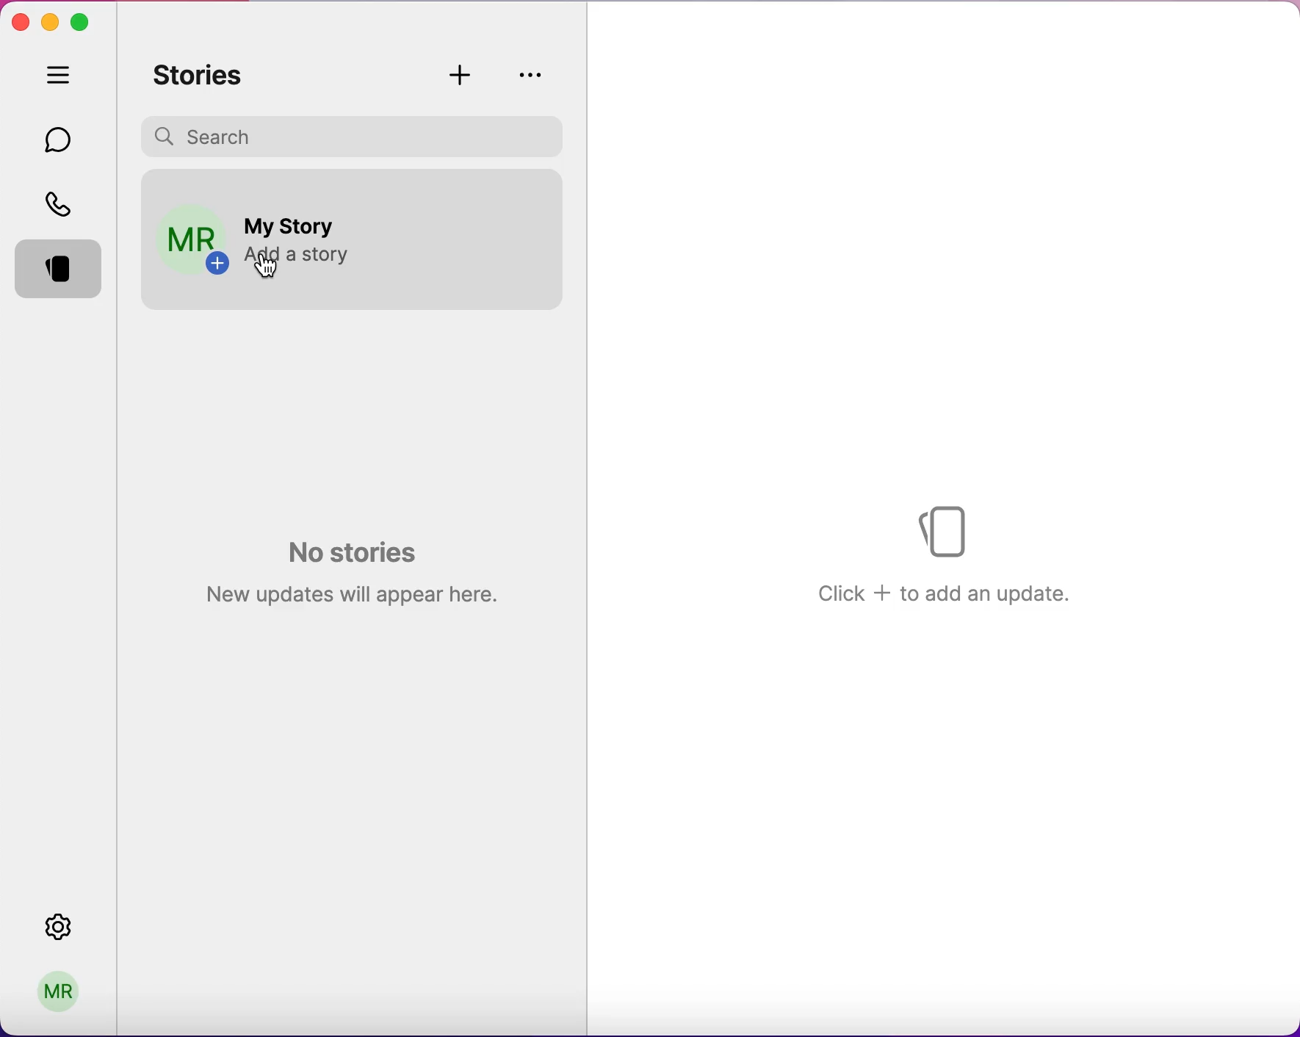 This screenshot has height=1037, width=1300. I want to click on add a story, so click(294, 253).